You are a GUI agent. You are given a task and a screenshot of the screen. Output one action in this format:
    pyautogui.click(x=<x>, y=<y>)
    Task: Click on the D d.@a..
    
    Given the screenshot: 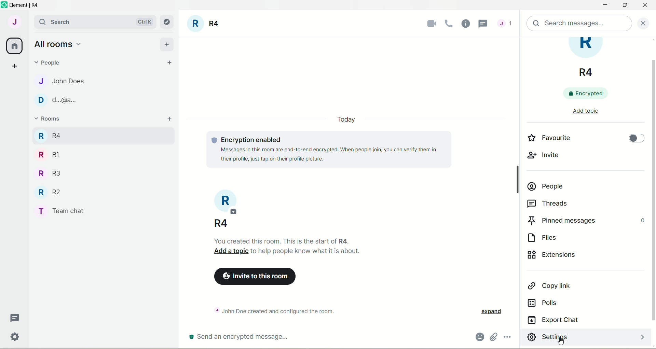 What is the action you would take?
    pyautogui.click(x=55, y=100)
    